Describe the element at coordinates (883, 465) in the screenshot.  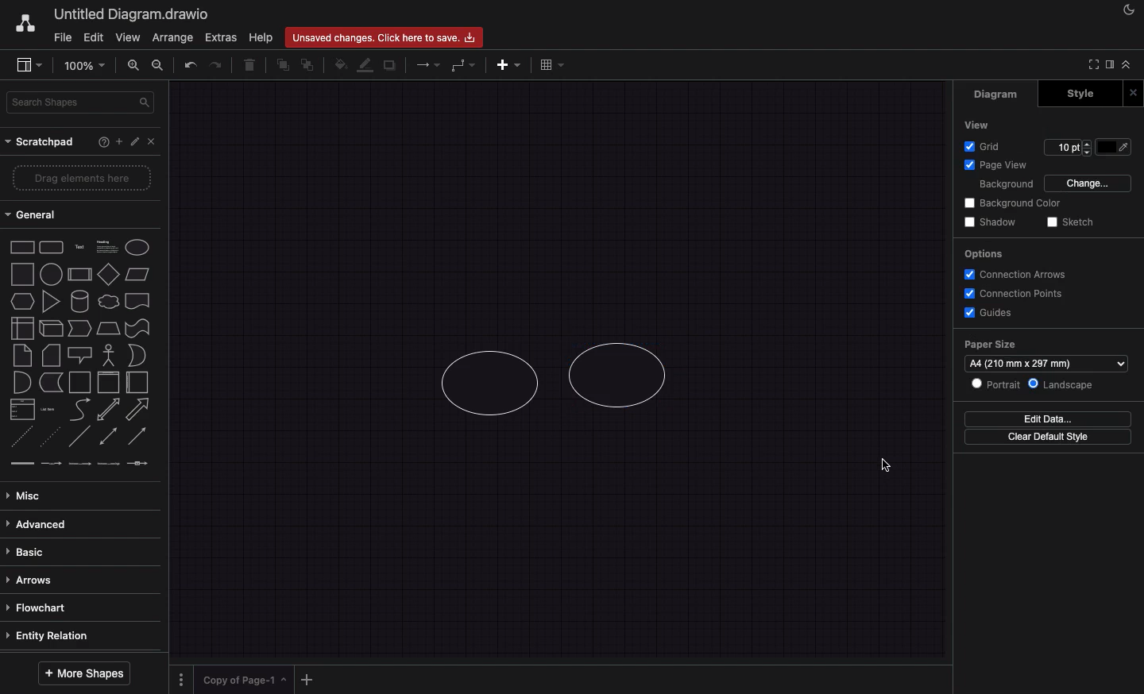
I see `cursor` at that location.